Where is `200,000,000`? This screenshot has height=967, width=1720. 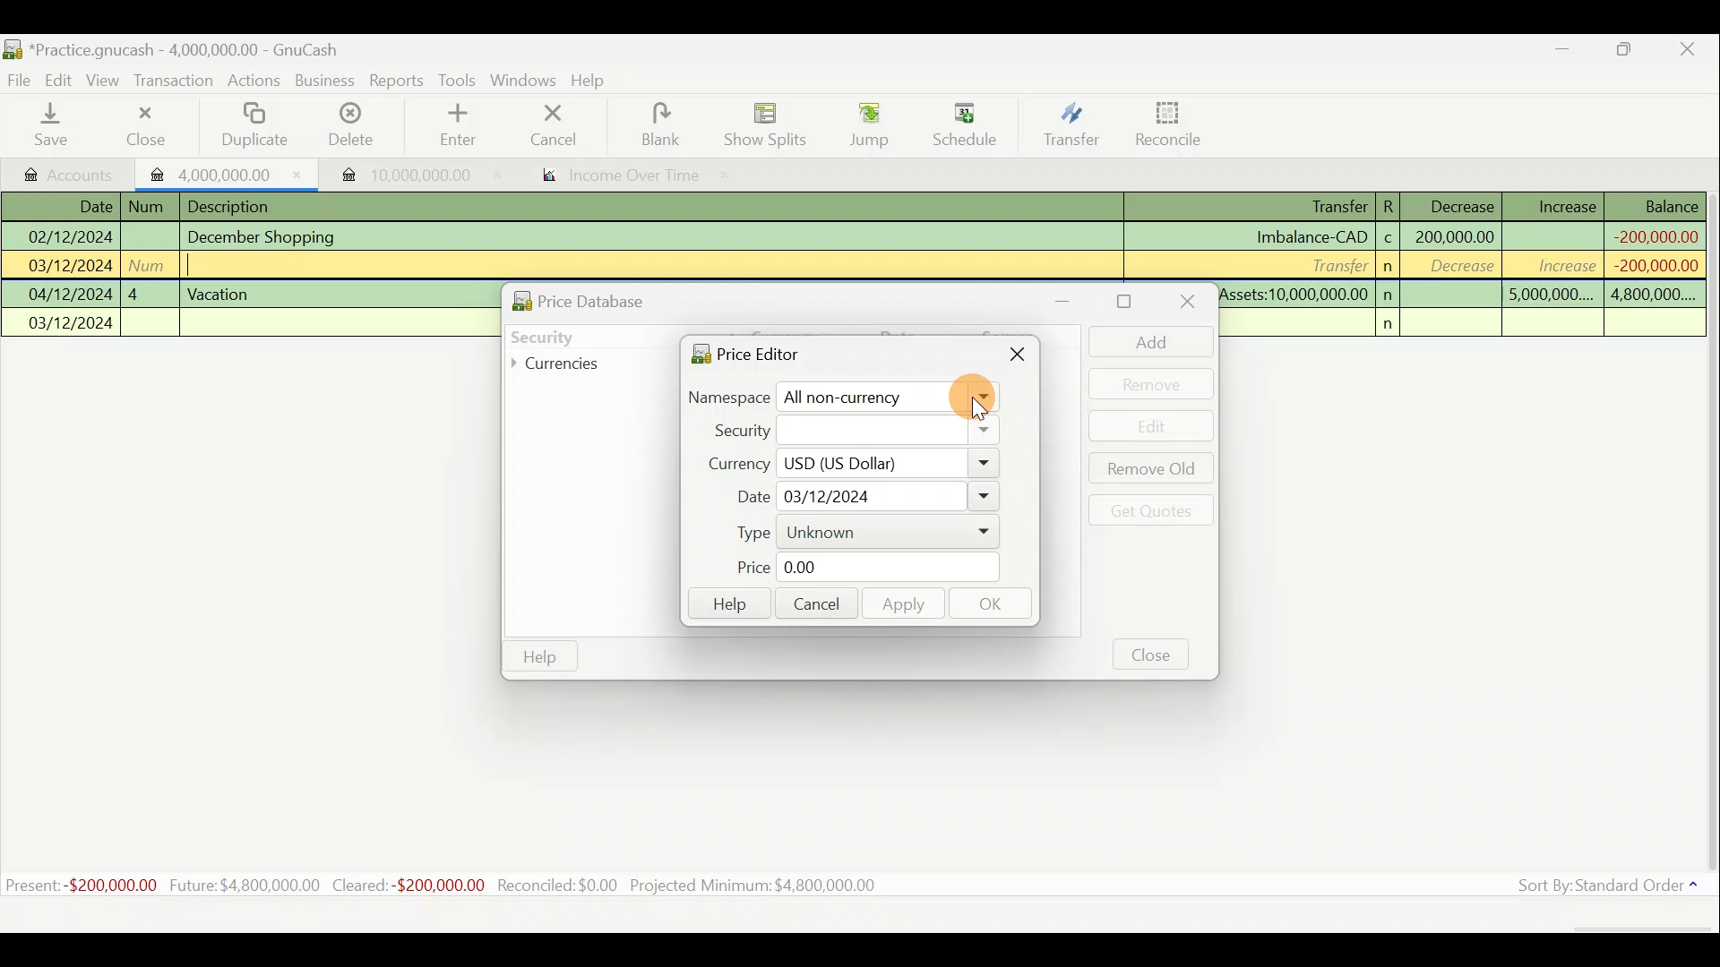 200,000,000 is located at coordinates (1453, 236).